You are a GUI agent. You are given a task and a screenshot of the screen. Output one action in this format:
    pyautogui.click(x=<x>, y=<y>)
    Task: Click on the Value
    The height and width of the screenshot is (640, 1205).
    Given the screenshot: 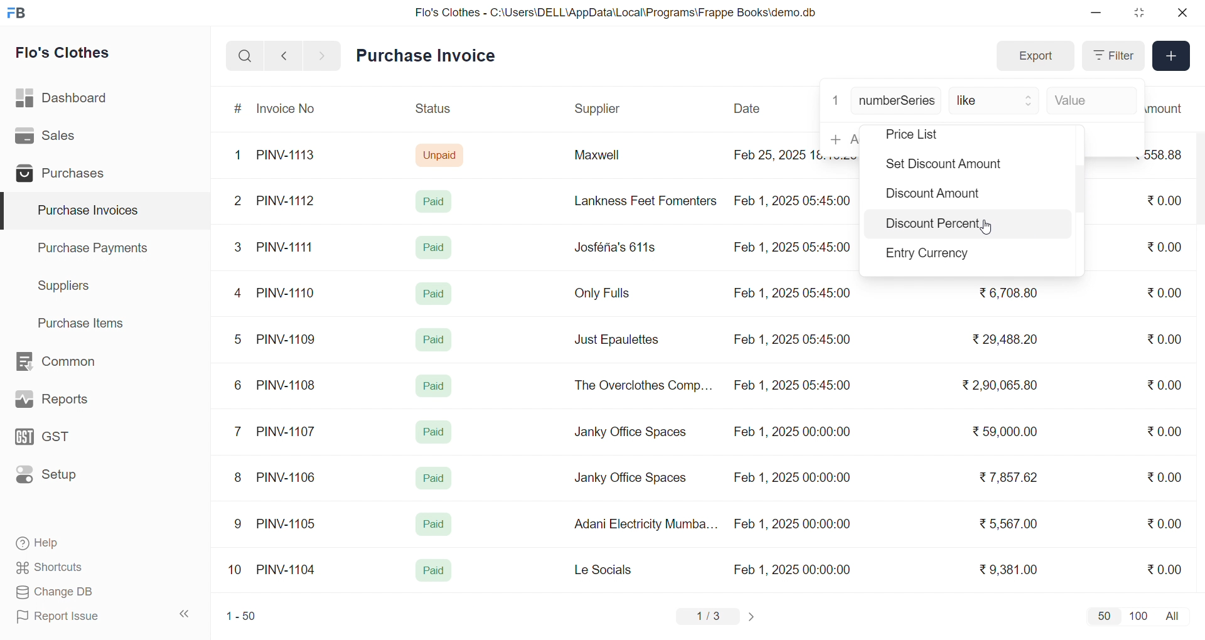 What is the action you would take?
    pyautogui.click(x=1089, y=102)
    